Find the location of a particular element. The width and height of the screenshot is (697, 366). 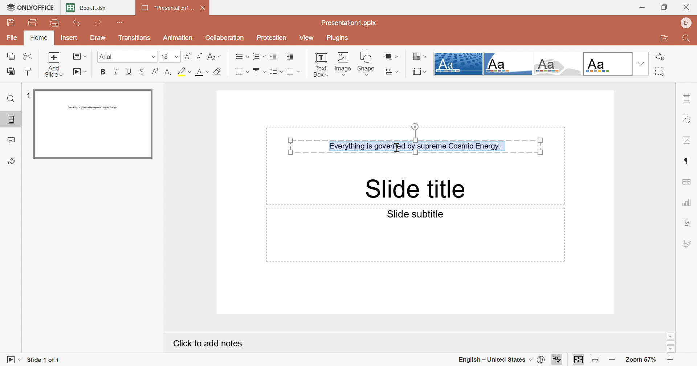

Everything is governed by supreme Cosmic Energy. is located at coordinates (416, 141).